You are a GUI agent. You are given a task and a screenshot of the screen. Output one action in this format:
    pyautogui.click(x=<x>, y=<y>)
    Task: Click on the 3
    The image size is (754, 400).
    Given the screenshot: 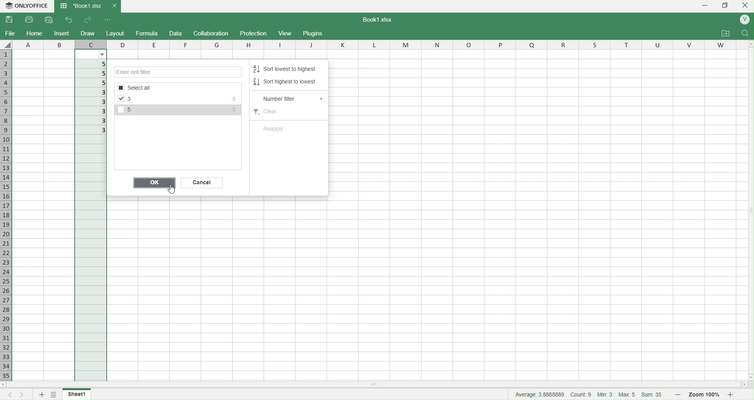 What is the action you would take?
    pyautogui.click(x=135, y=99)
    